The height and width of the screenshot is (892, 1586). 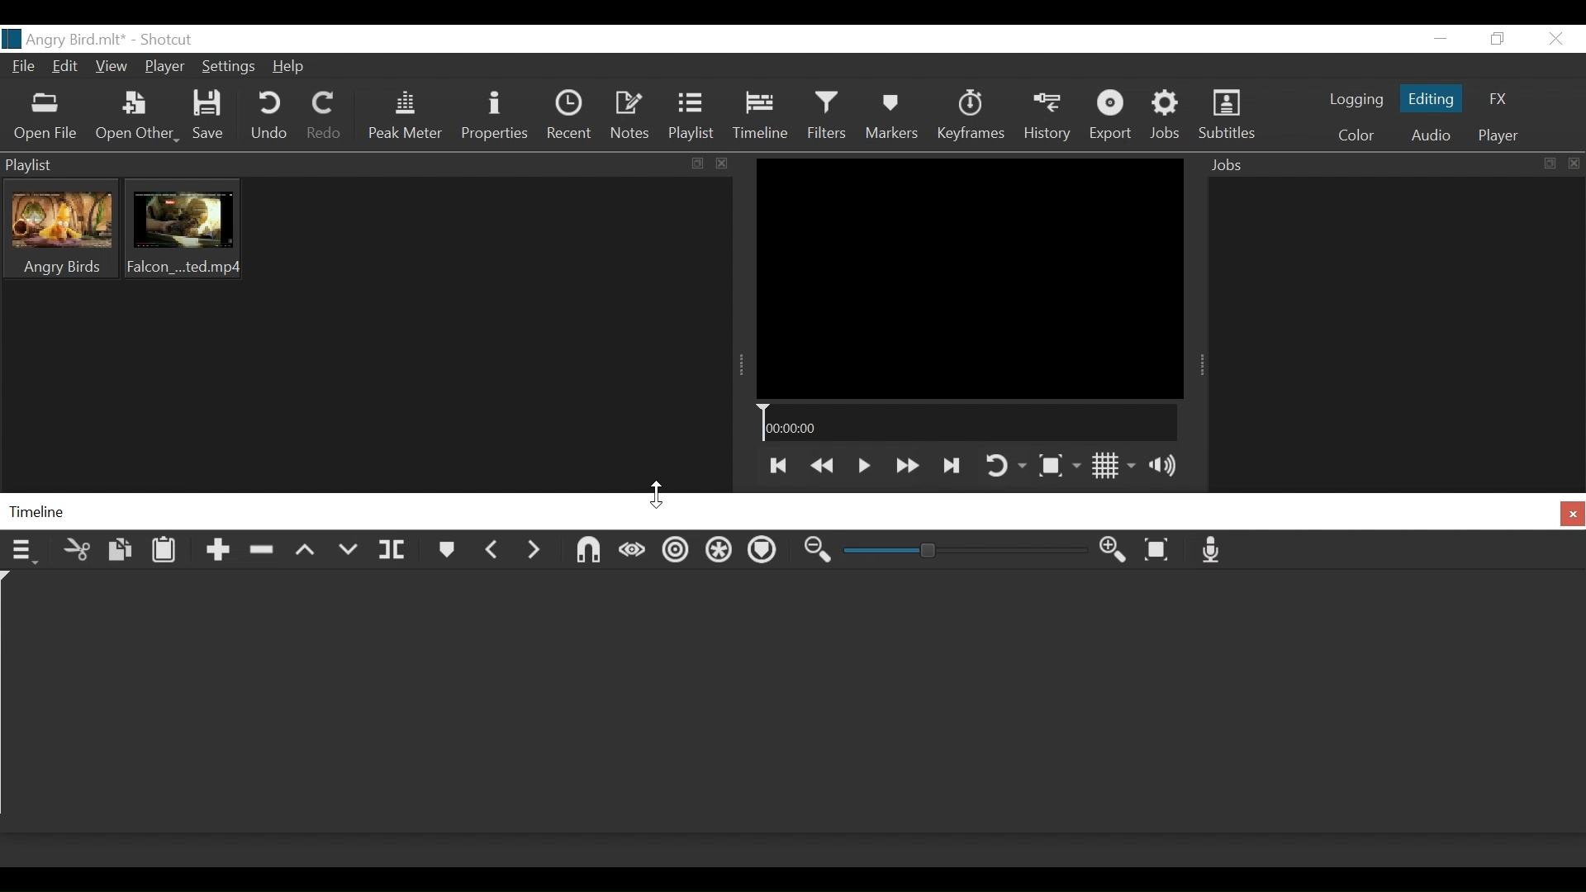 What do you see at coordinates (76, 550) in the screenshot?
I see `Cut` at bounding box center [76, 550].